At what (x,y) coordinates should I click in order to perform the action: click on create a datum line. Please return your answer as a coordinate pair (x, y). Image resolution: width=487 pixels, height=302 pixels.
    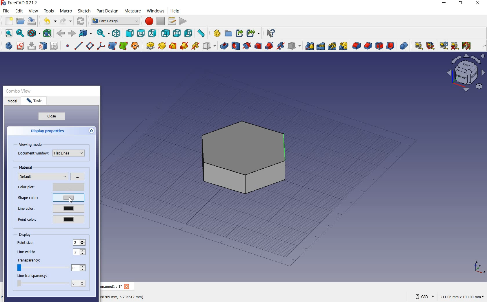
    Looking at the image, I should click on (78, 46).